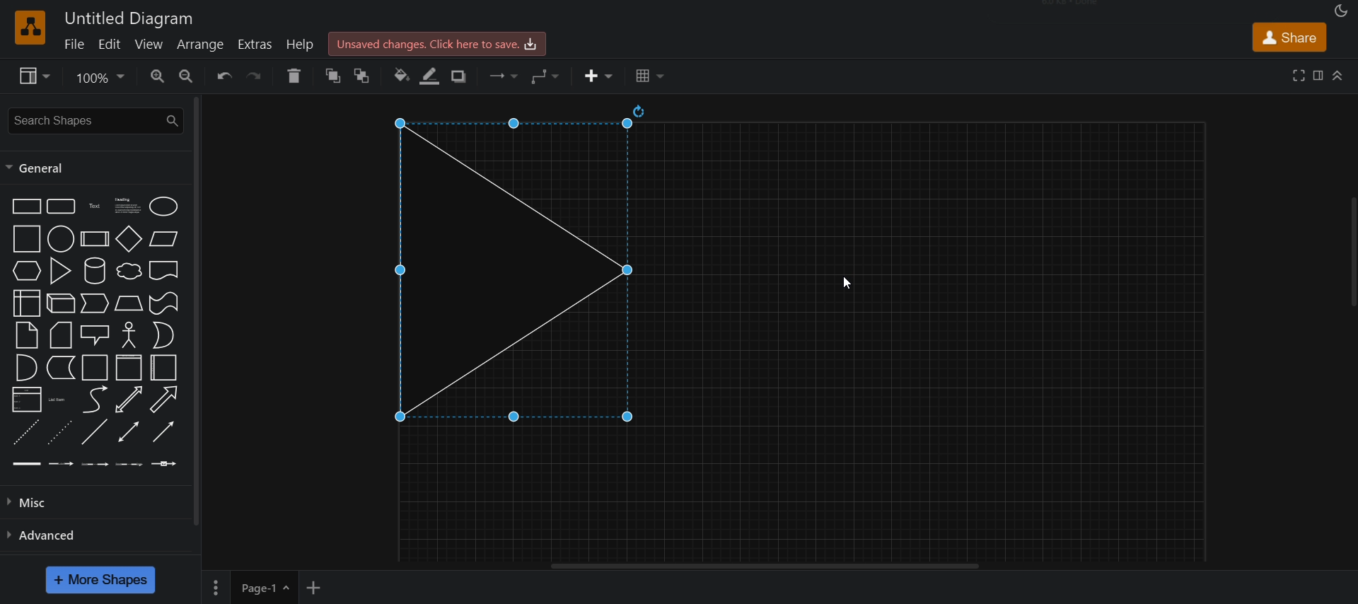 The image size is (1358, 604). What do you see at coordinates (129, 238) in the screenshot?
I see `diamond` at bounding box center [129, 238].